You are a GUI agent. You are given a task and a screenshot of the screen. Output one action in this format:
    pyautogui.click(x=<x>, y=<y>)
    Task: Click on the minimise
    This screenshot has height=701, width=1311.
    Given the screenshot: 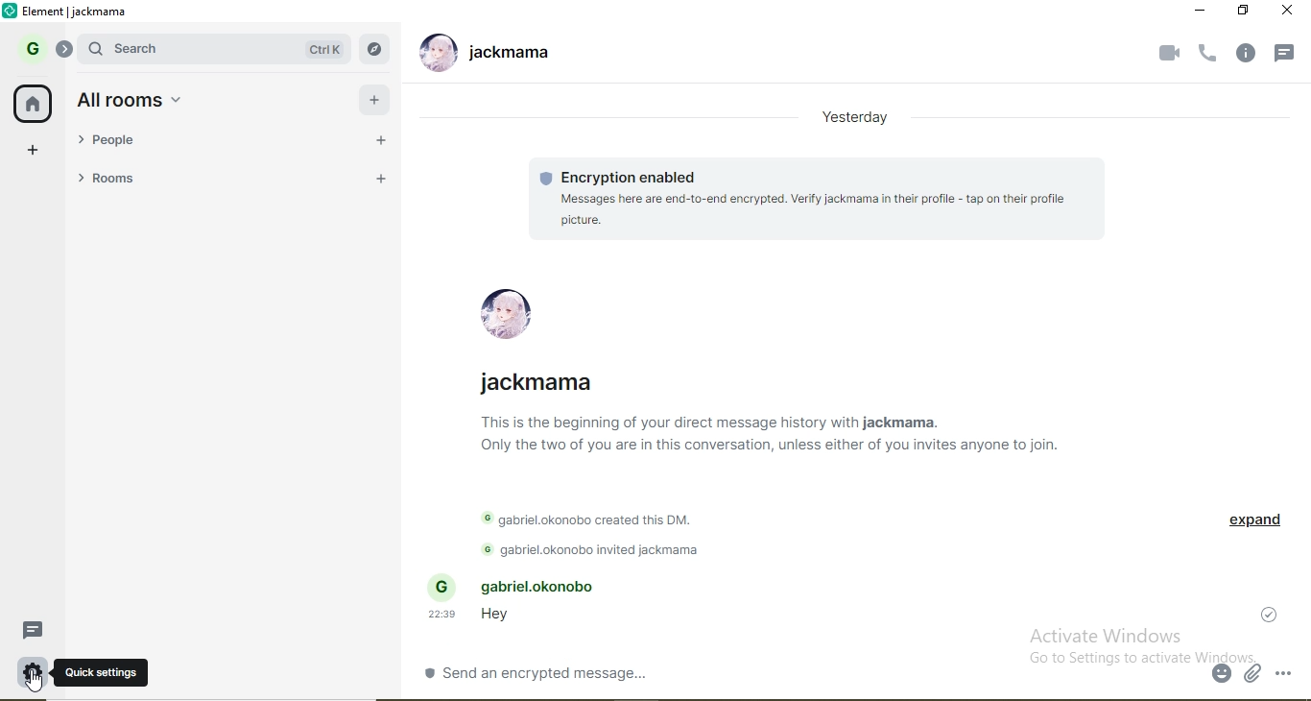 What is the action you would take?
    pyautogui.click(x=1201, y=12)
    